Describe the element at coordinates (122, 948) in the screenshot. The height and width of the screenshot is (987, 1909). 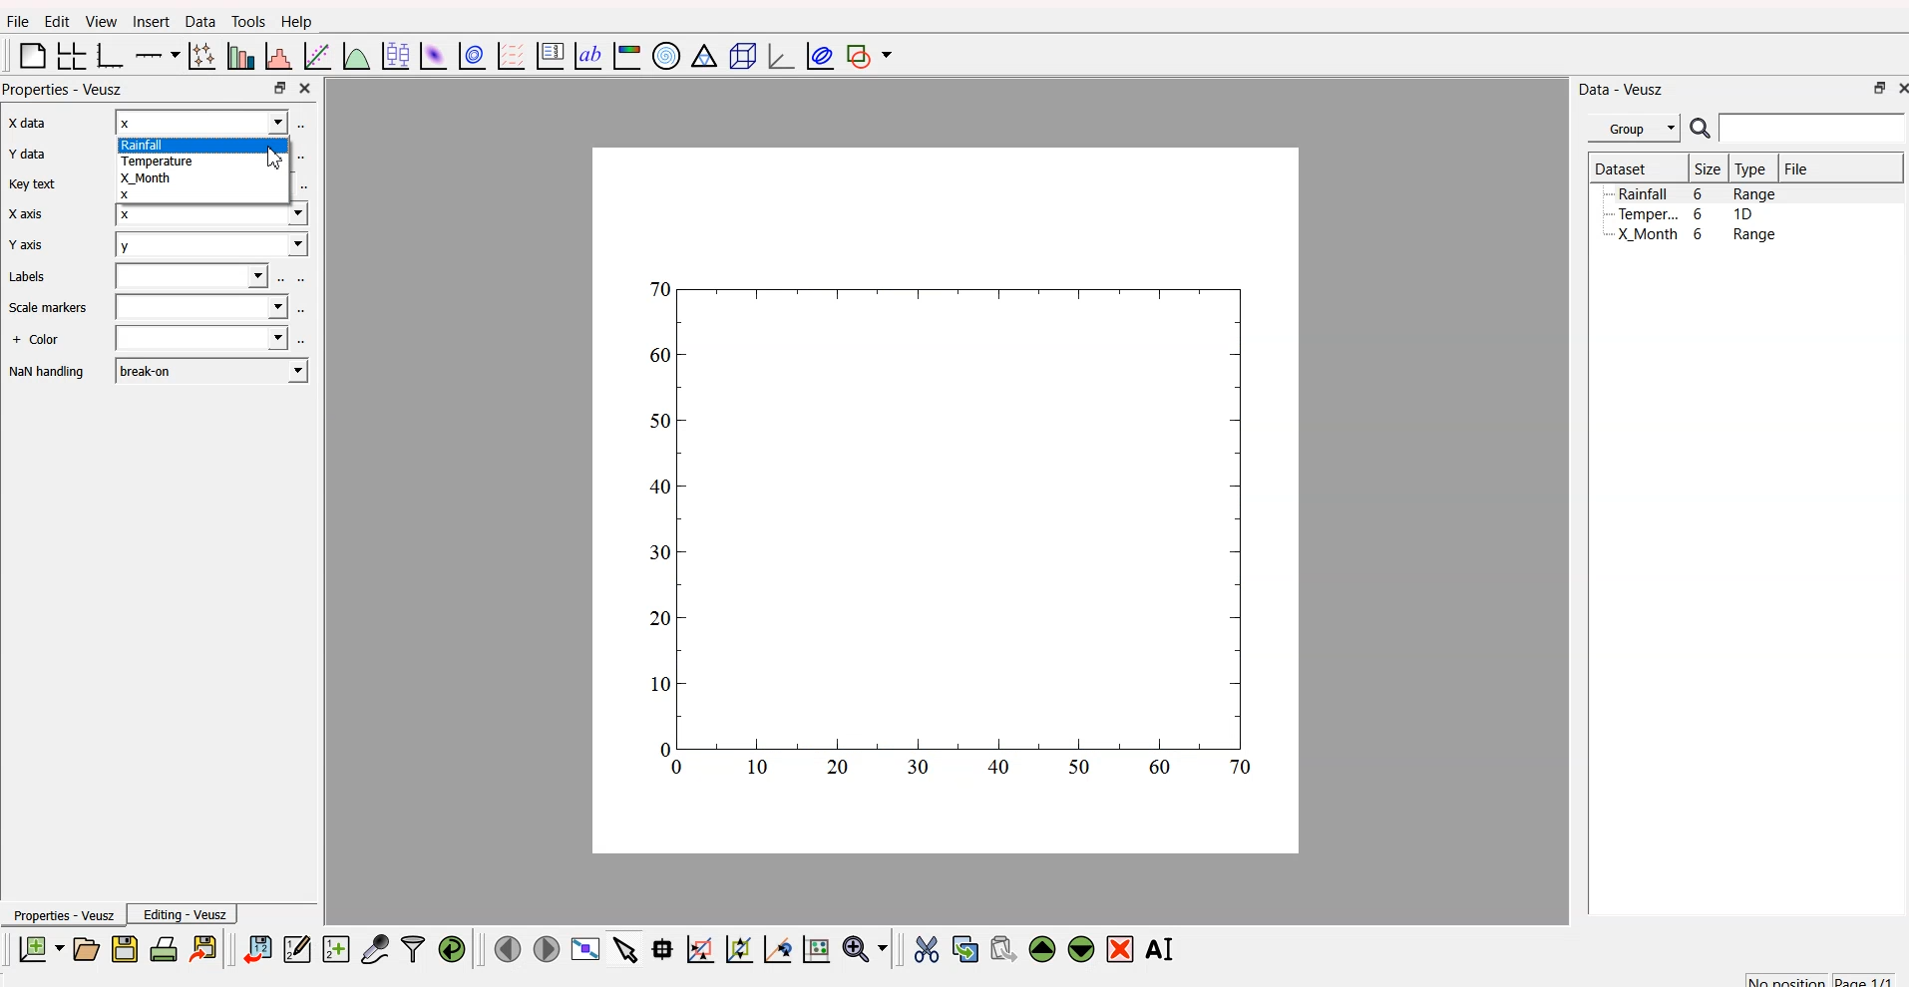
I see `save a document` at that location.